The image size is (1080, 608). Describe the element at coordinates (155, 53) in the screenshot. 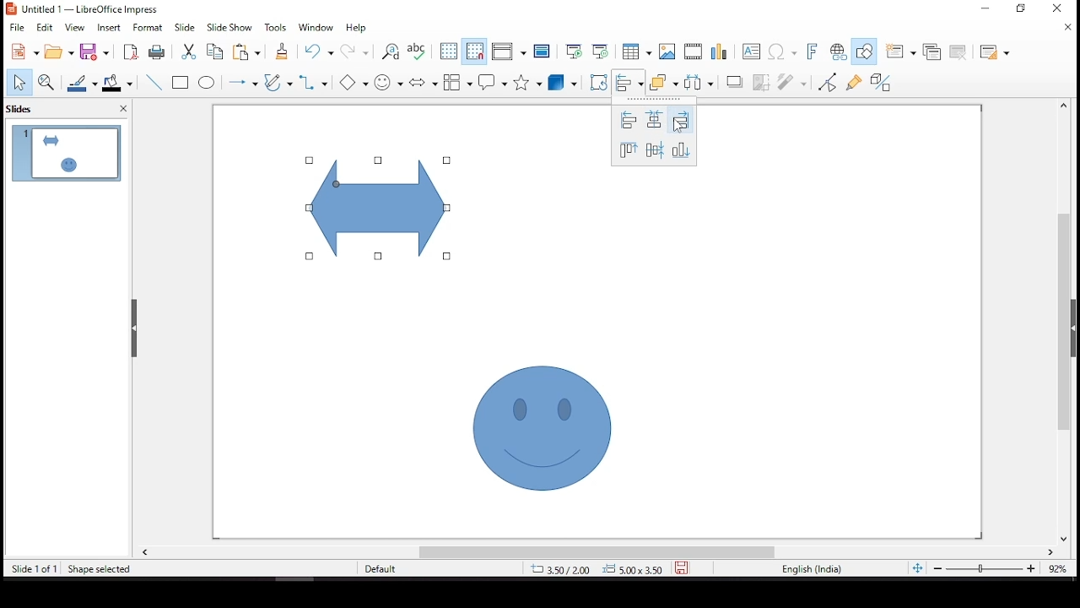

I see `print` at that location.